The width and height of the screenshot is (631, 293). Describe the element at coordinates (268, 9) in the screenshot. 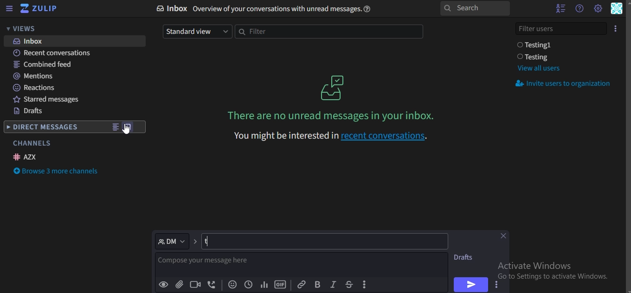

I see `text` at that location.